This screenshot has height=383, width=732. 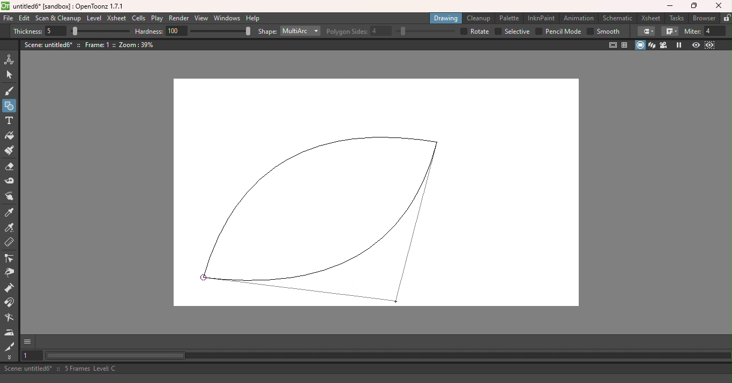 What do you see at coordinates (301, 32) in the screenshot?
I see `Multiarc` at bounding box center [301, 32].